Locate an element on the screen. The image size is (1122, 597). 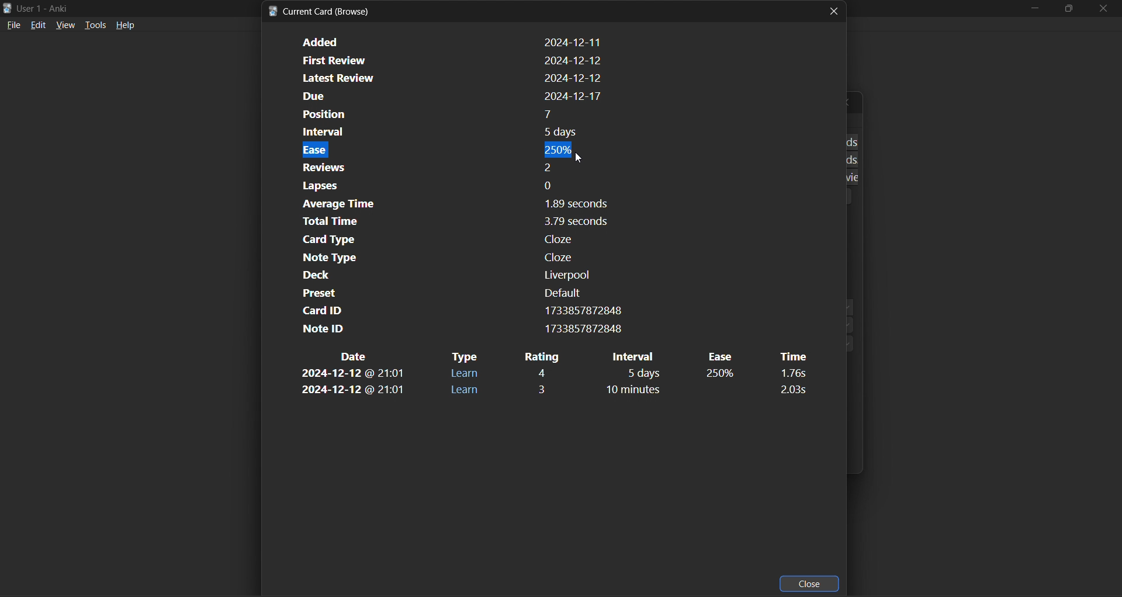
time is located at coordinates (791, 373).